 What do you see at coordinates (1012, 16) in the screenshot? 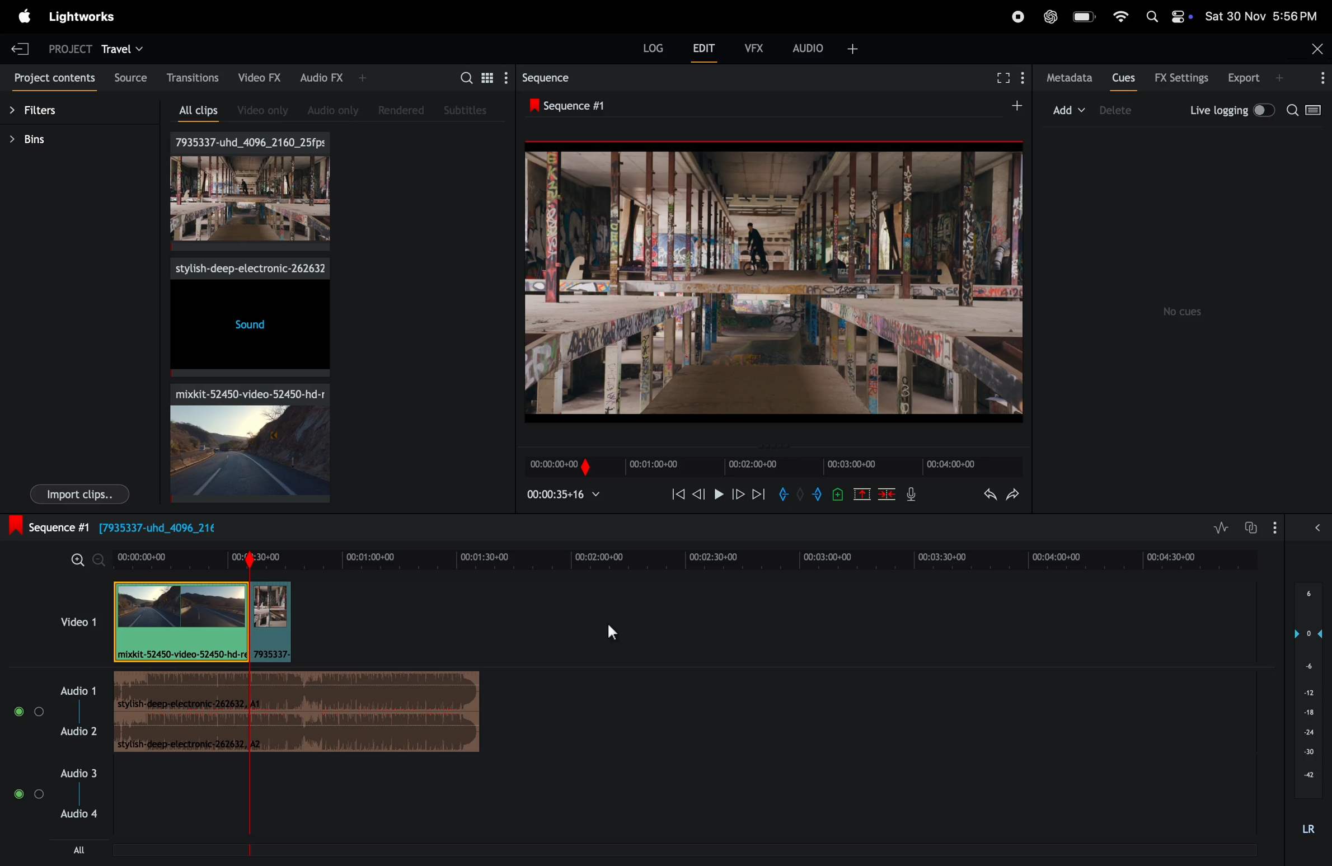
I see `record` at bounding box center [1012, 16].